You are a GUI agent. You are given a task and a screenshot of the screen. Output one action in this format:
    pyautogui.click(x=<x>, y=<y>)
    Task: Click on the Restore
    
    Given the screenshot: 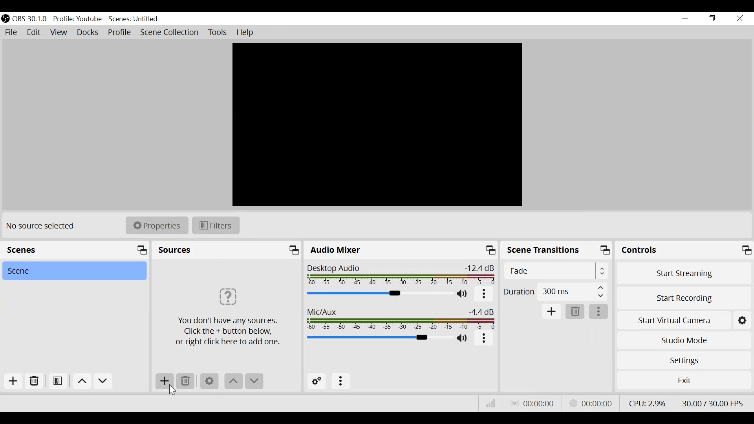 What is the action you would take?
    pyautogui.click(x=714, y=18)
    